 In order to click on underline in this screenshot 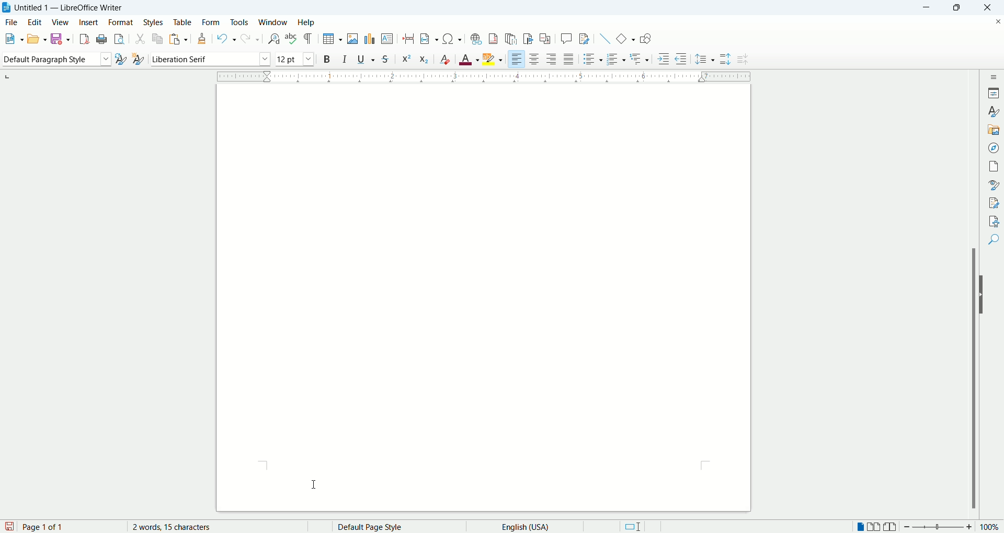, I will do `click(368, 59)`.